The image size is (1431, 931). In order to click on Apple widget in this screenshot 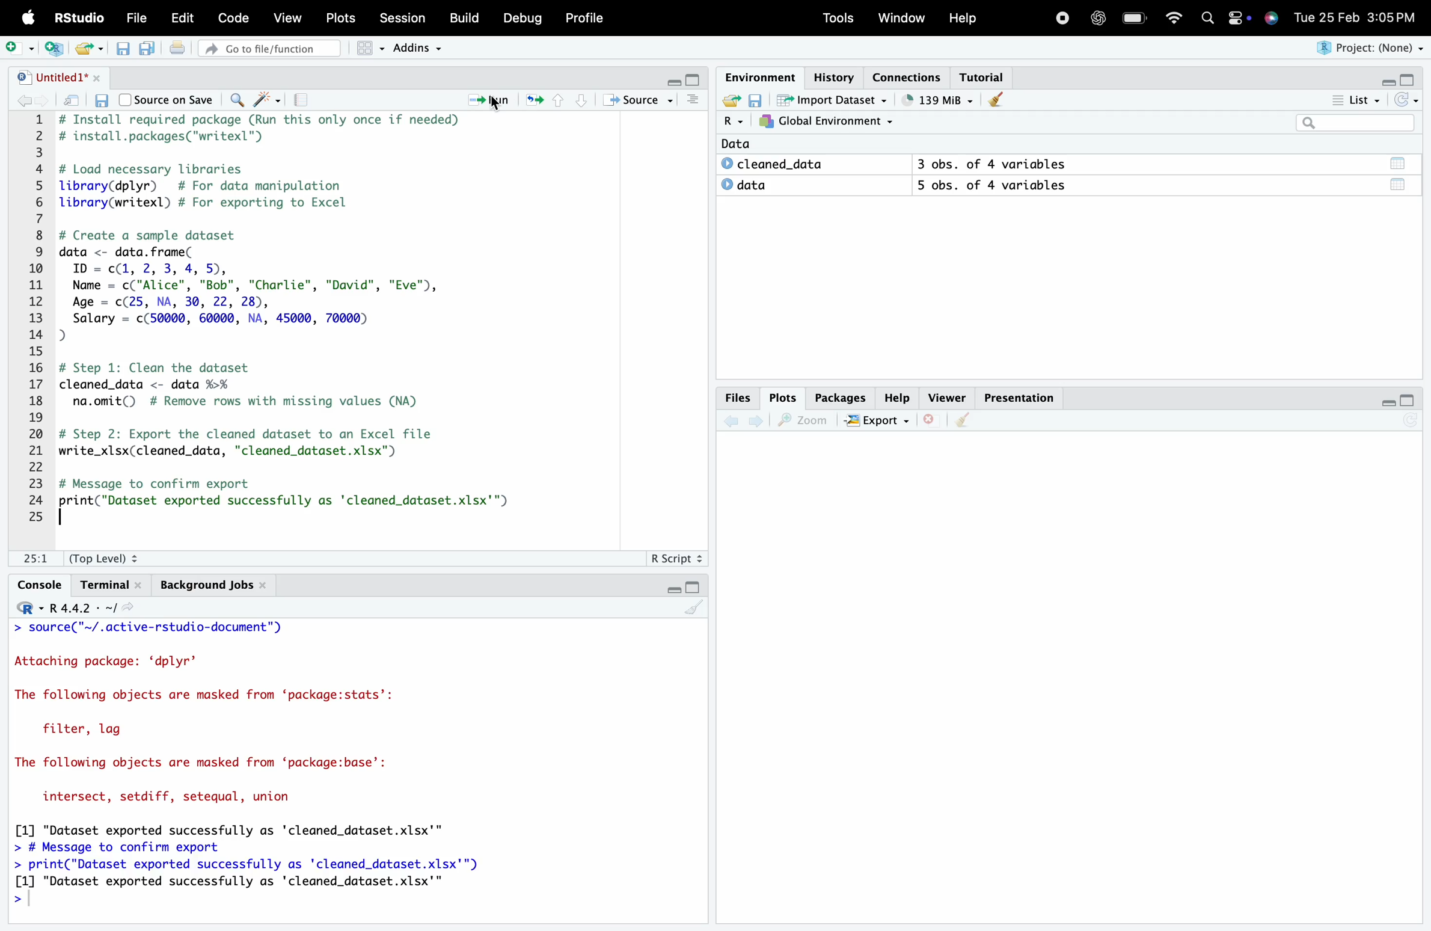, I will do `click(1239, 19)`.